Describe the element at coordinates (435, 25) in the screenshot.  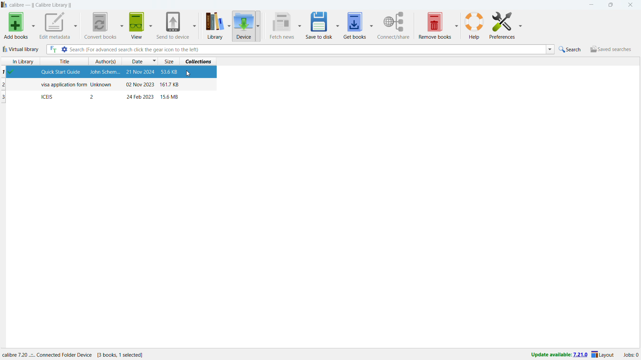
I see `remove books` at that location.